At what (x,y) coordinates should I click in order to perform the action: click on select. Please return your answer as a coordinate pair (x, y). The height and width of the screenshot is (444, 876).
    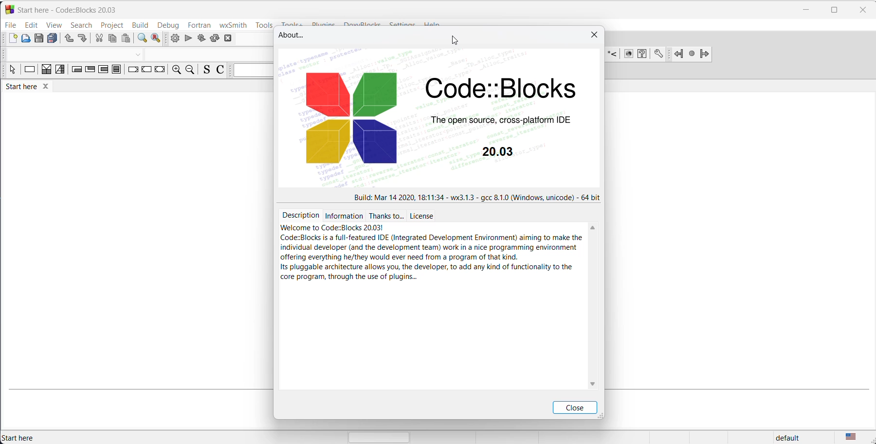
    Looking at the image, I should click on (11, 72).